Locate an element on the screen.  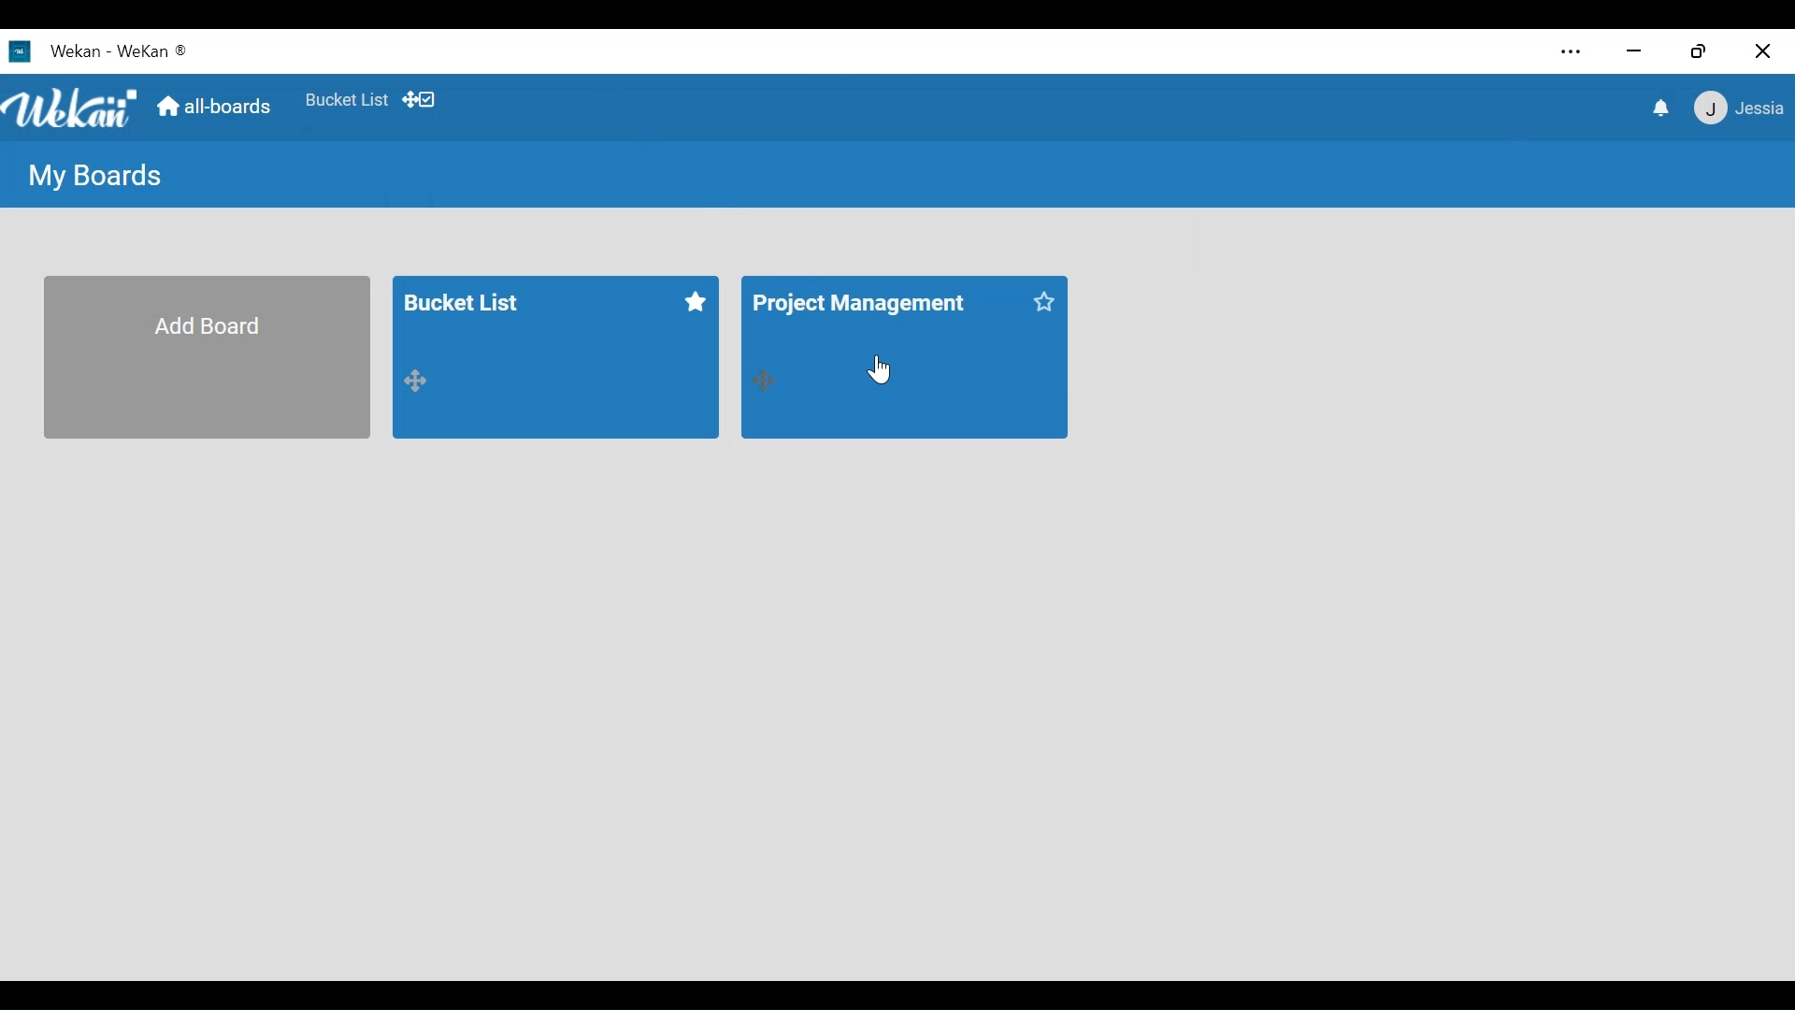
Add Board is located at coordinates (211, 356).